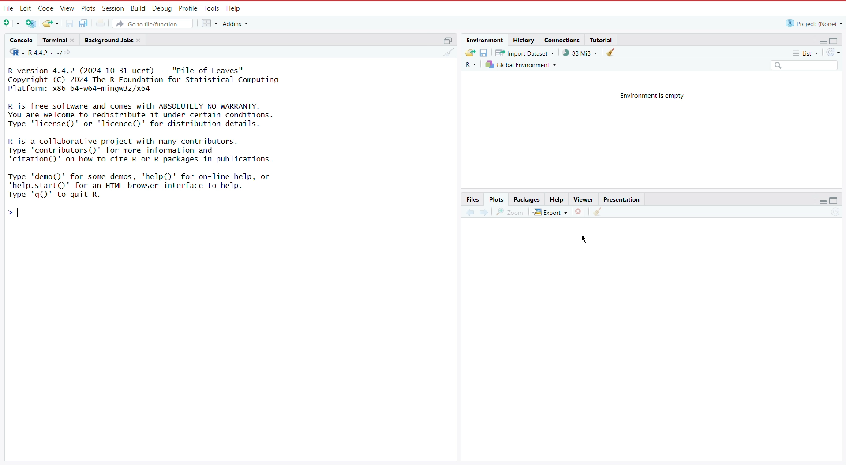  Describe the element at coordinates (186, 7) in the screenshot. I see `Profile` at that location.